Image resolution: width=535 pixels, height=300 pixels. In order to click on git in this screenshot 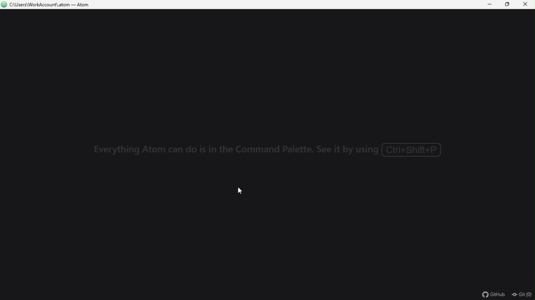, I will do `click(522, 295)`.